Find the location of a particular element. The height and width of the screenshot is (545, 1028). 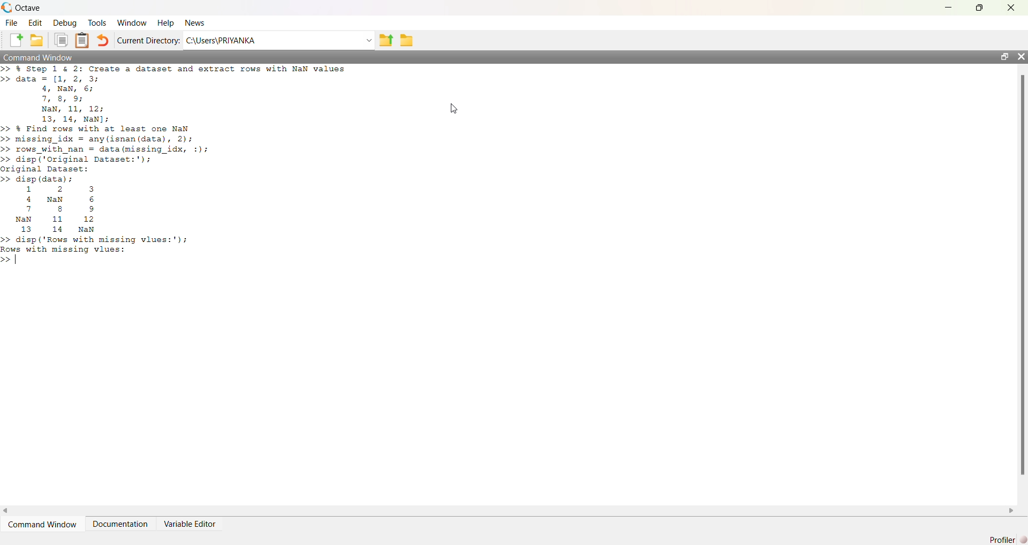

New File is located at coordinates (16, 40).